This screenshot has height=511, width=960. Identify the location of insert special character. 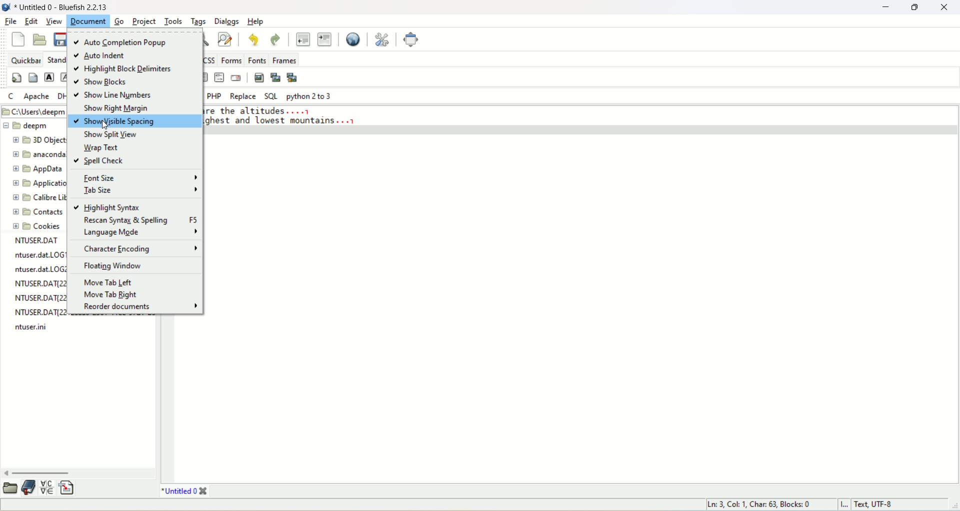
(48, 488).